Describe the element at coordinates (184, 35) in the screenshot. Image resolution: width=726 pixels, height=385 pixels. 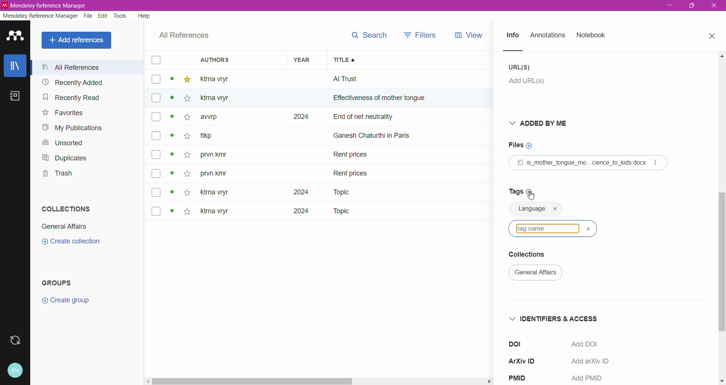
I see `All References` at that location.